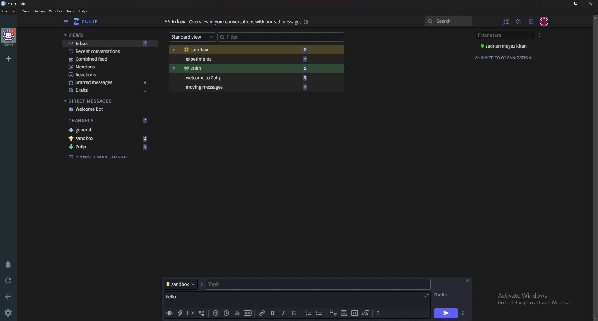  I want to click on Invite to organization, so click(504, 57).